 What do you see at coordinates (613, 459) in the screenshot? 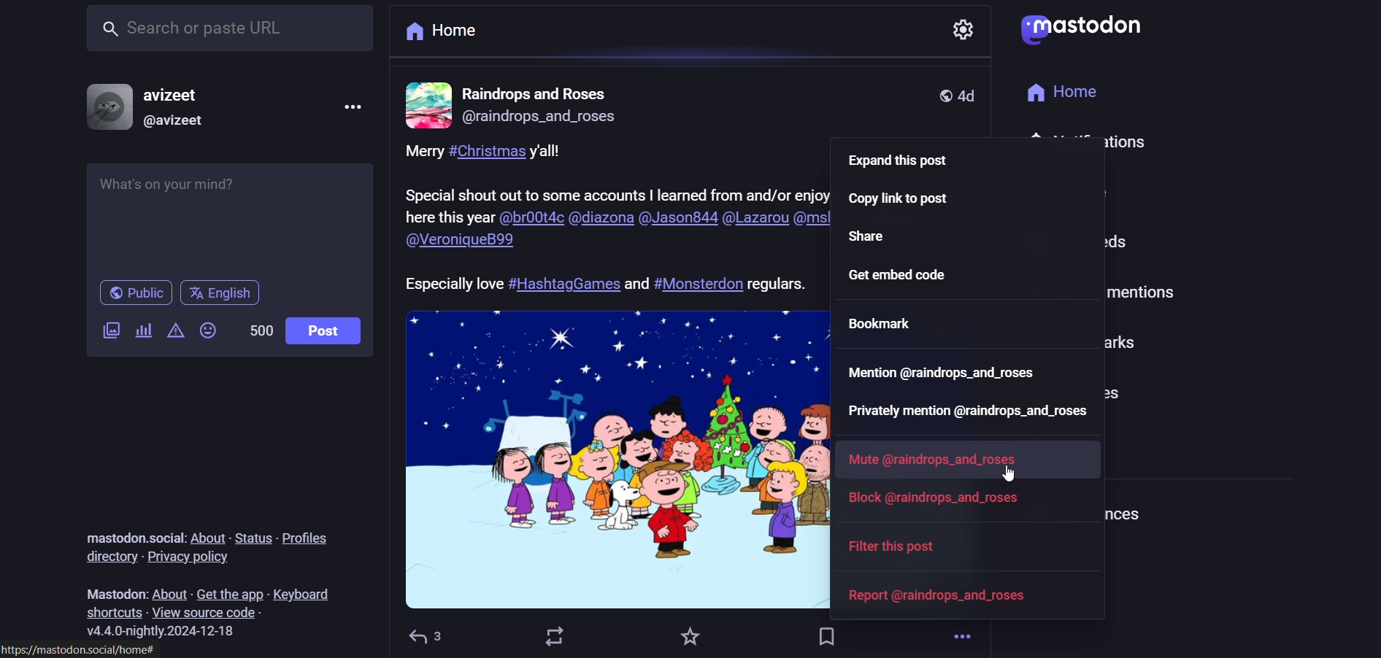
I see `image` at bounding box center [613, 459].